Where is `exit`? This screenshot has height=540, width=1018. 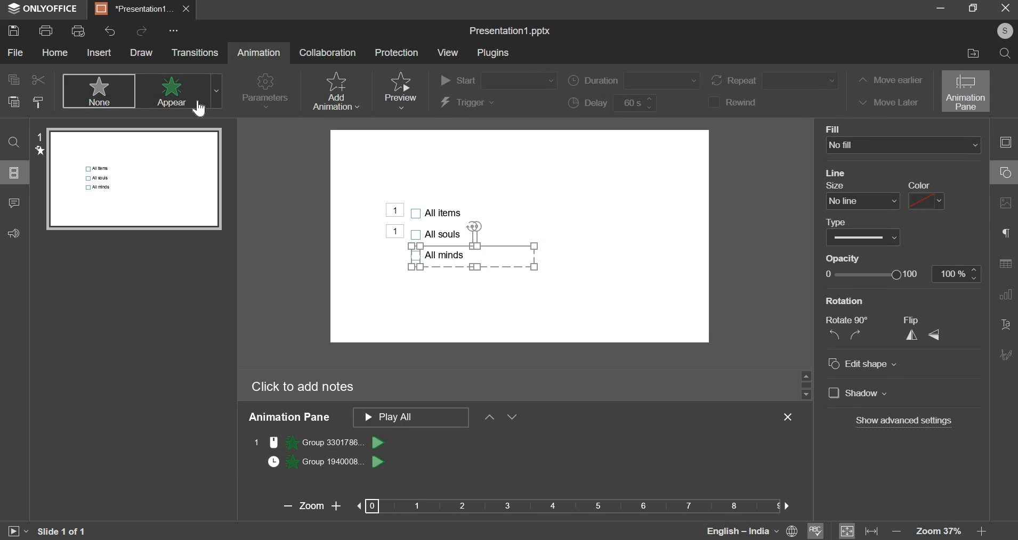 exit is located at coordinates (791, 417).